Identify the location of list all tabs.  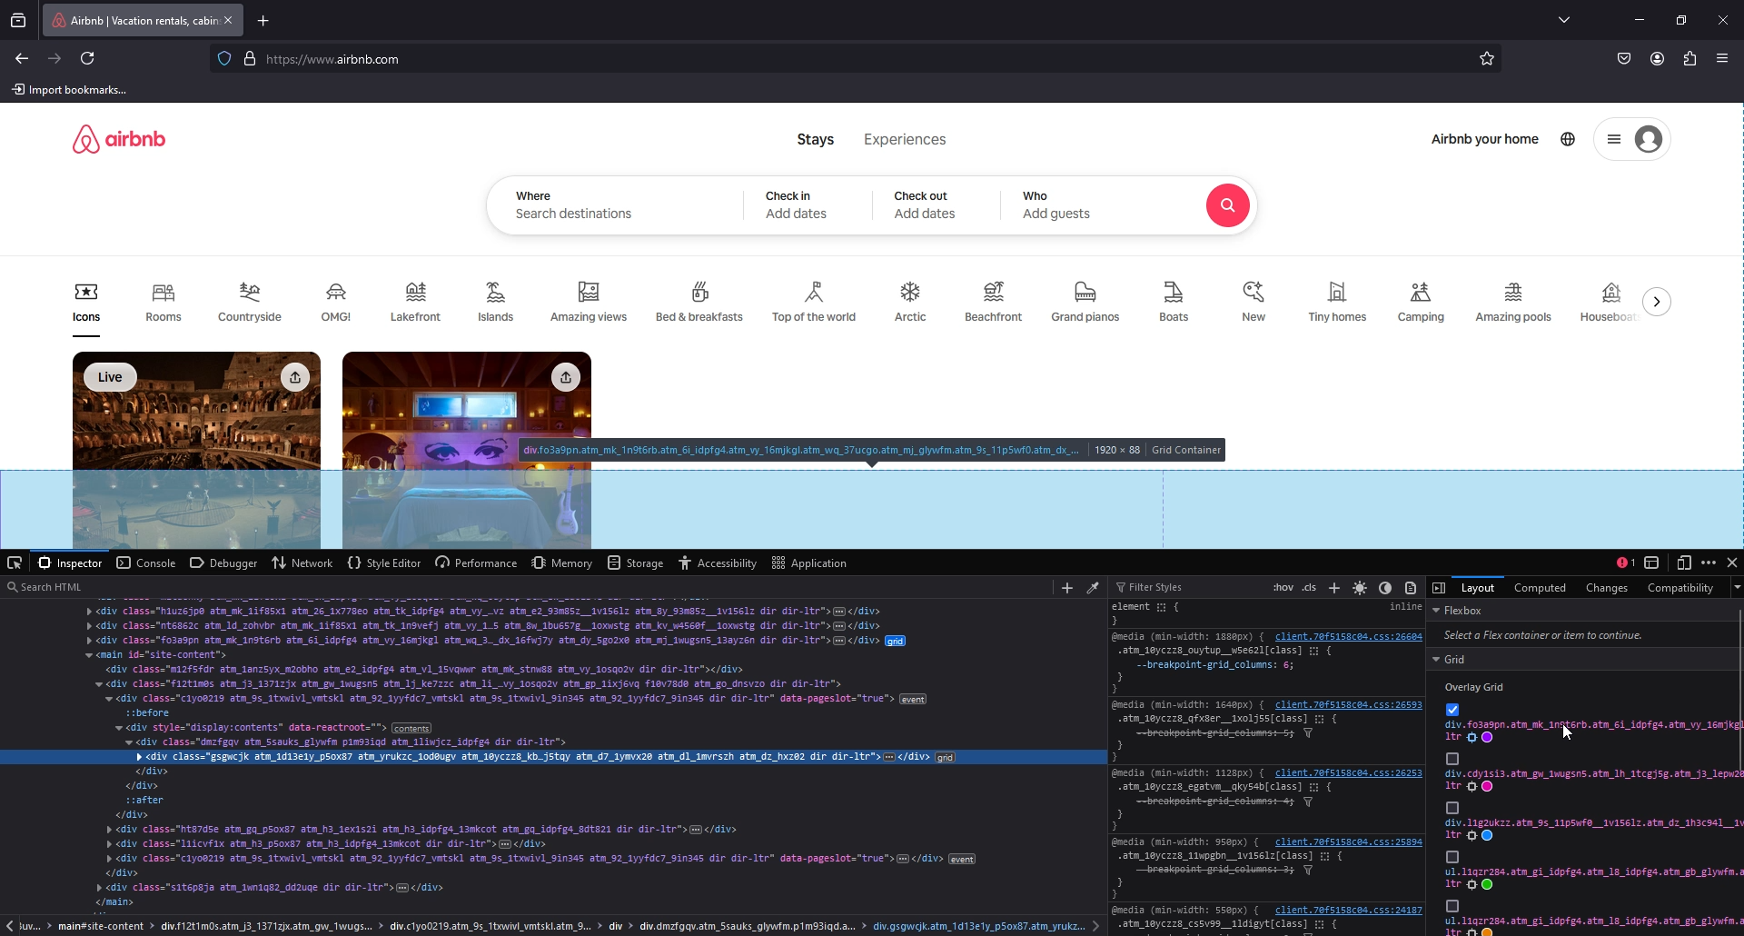
(1568, 18).